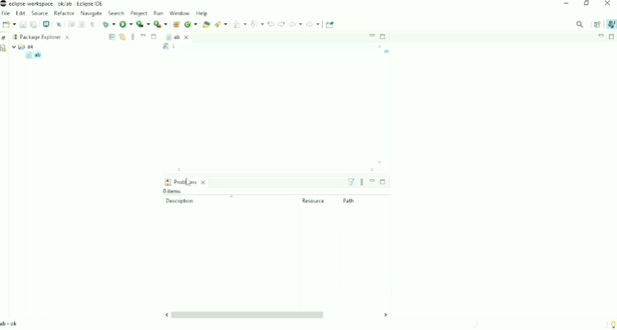 Image resolution: width=617 pixels, height=330 pixels. I want to click on Run, so click(126, 24).